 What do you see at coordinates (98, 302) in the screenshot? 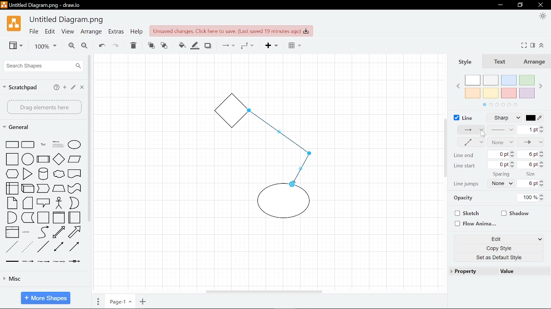
I see `pages` at bounding box center [98, 302].